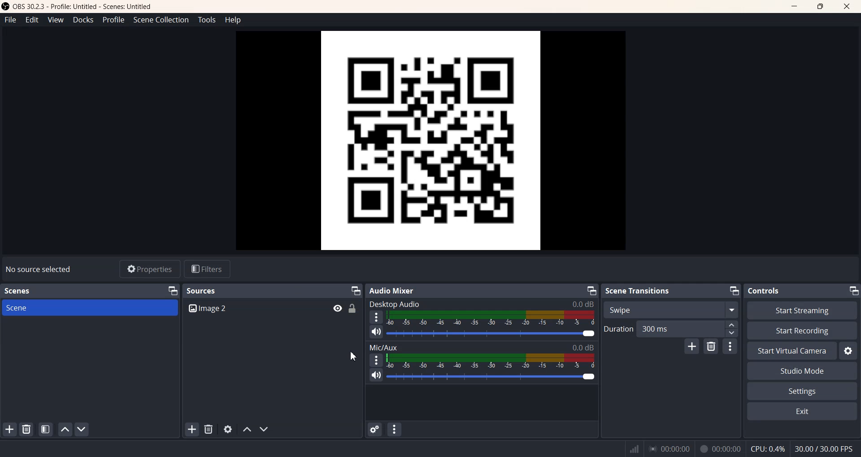 This screenshot has height=457, width=861. What do you see at coordinates (228, 429) in the screenshot?
I see `Open source properties` at bounding box center [228, 429].